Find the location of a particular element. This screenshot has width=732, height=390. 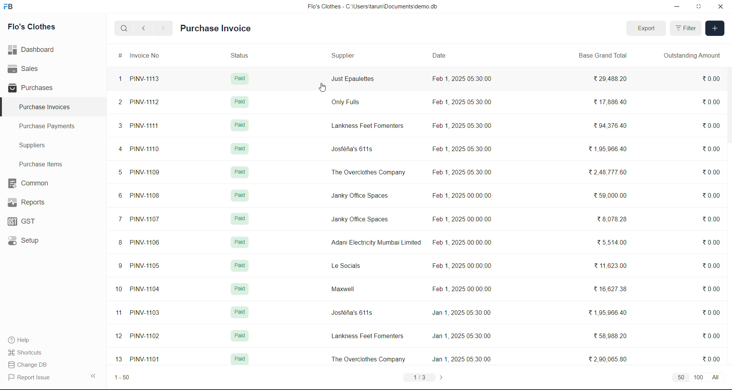

₹2.90,065.80 is located at coordinates (613, 359).